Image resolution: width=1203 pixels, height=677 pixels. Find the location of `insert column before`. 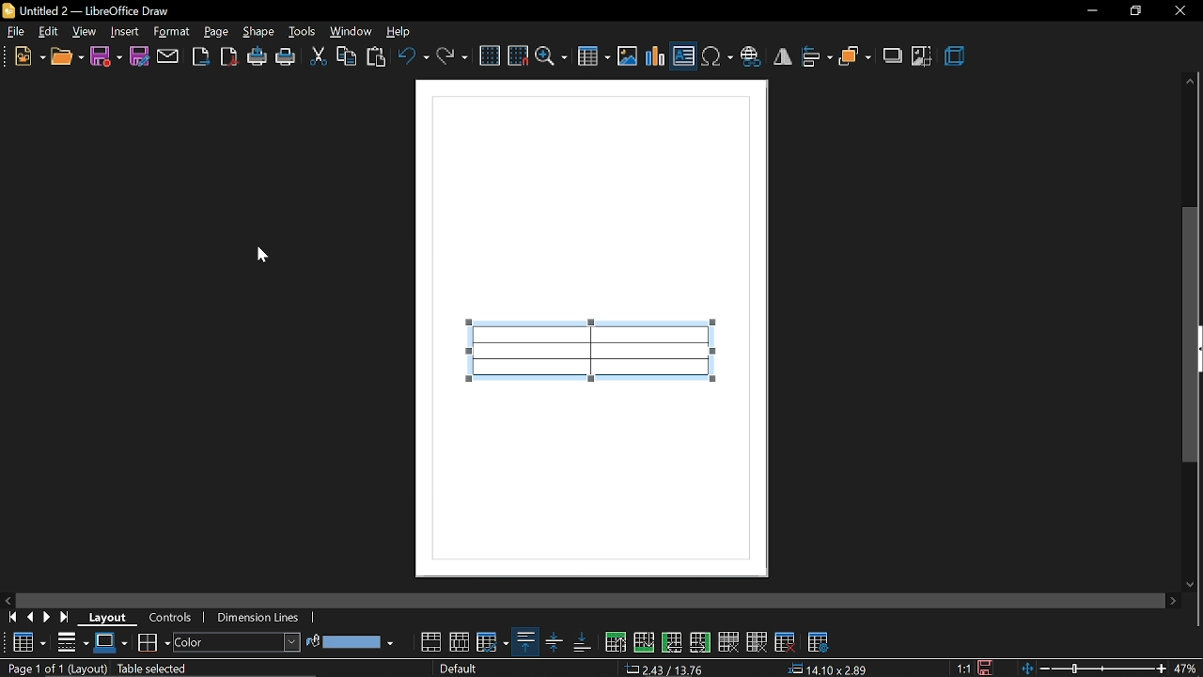

insert column before is located at coordinates (674, 644).